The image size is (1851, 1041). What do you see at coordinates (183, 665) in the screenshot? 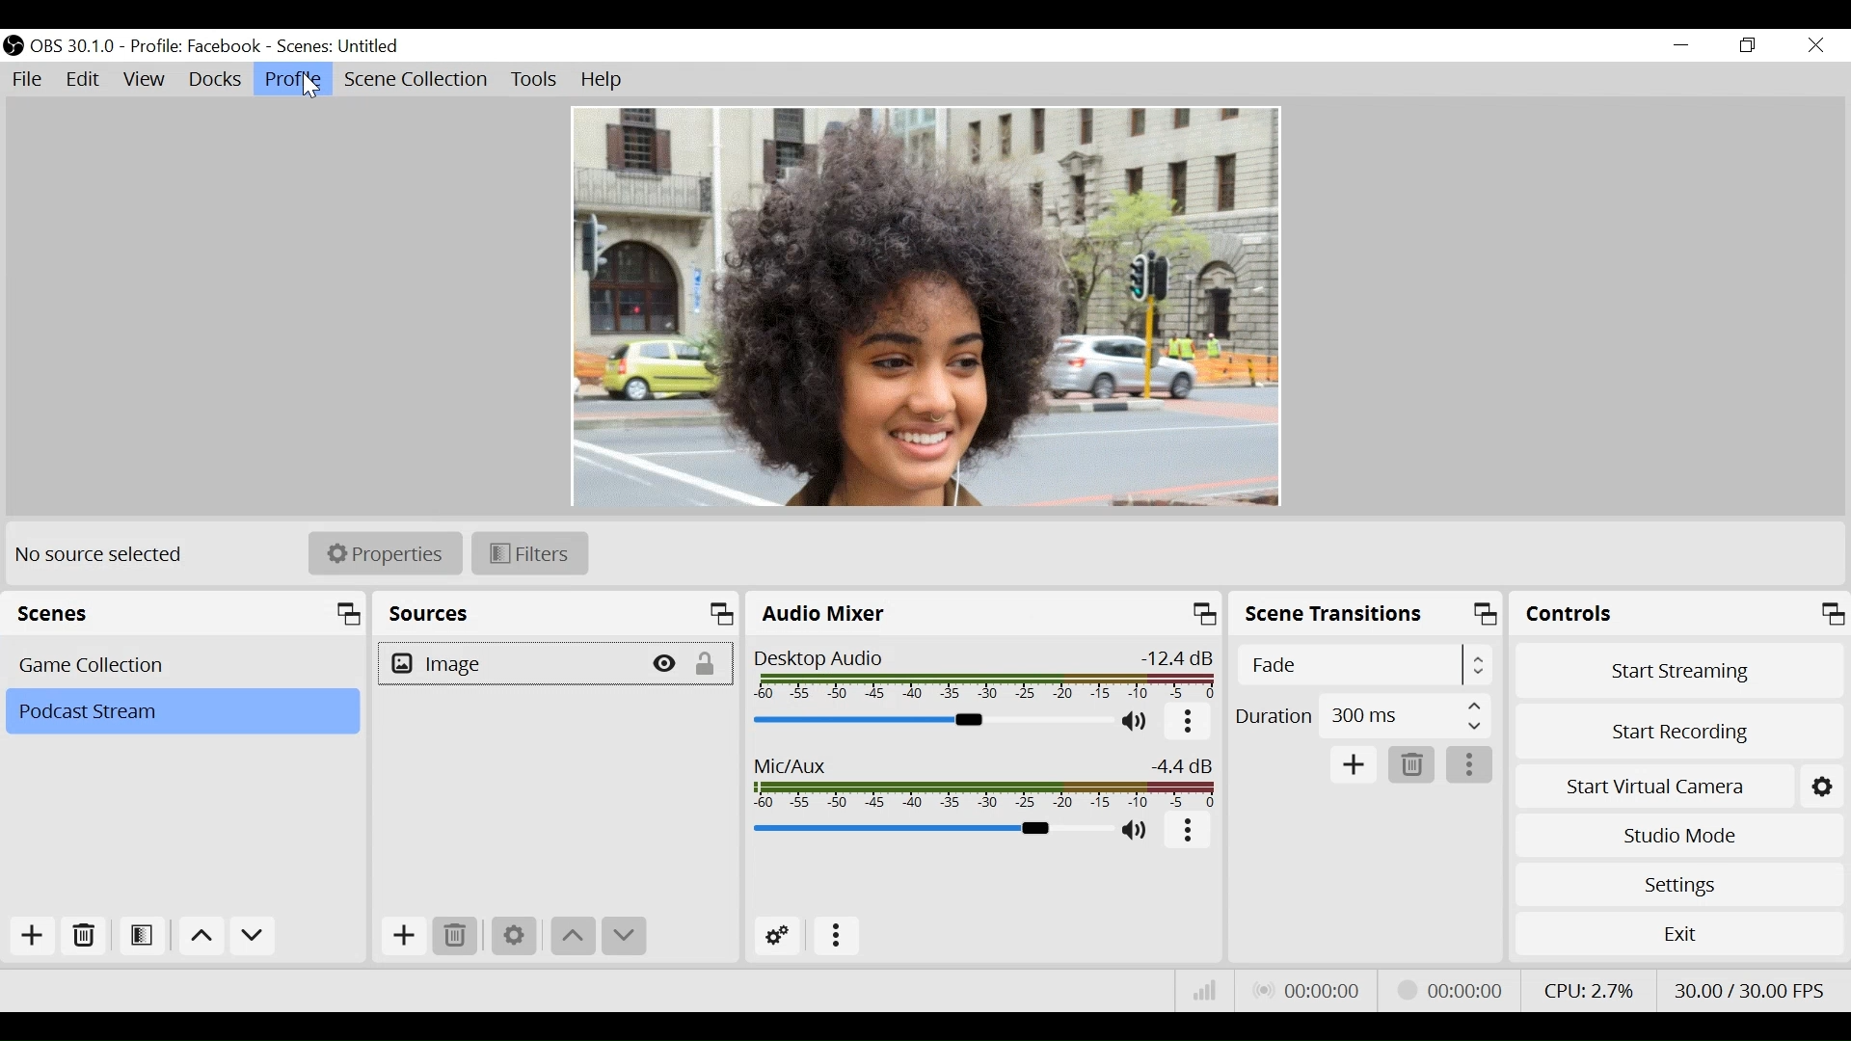
I see `Scene` at bounding box center [183, 665].